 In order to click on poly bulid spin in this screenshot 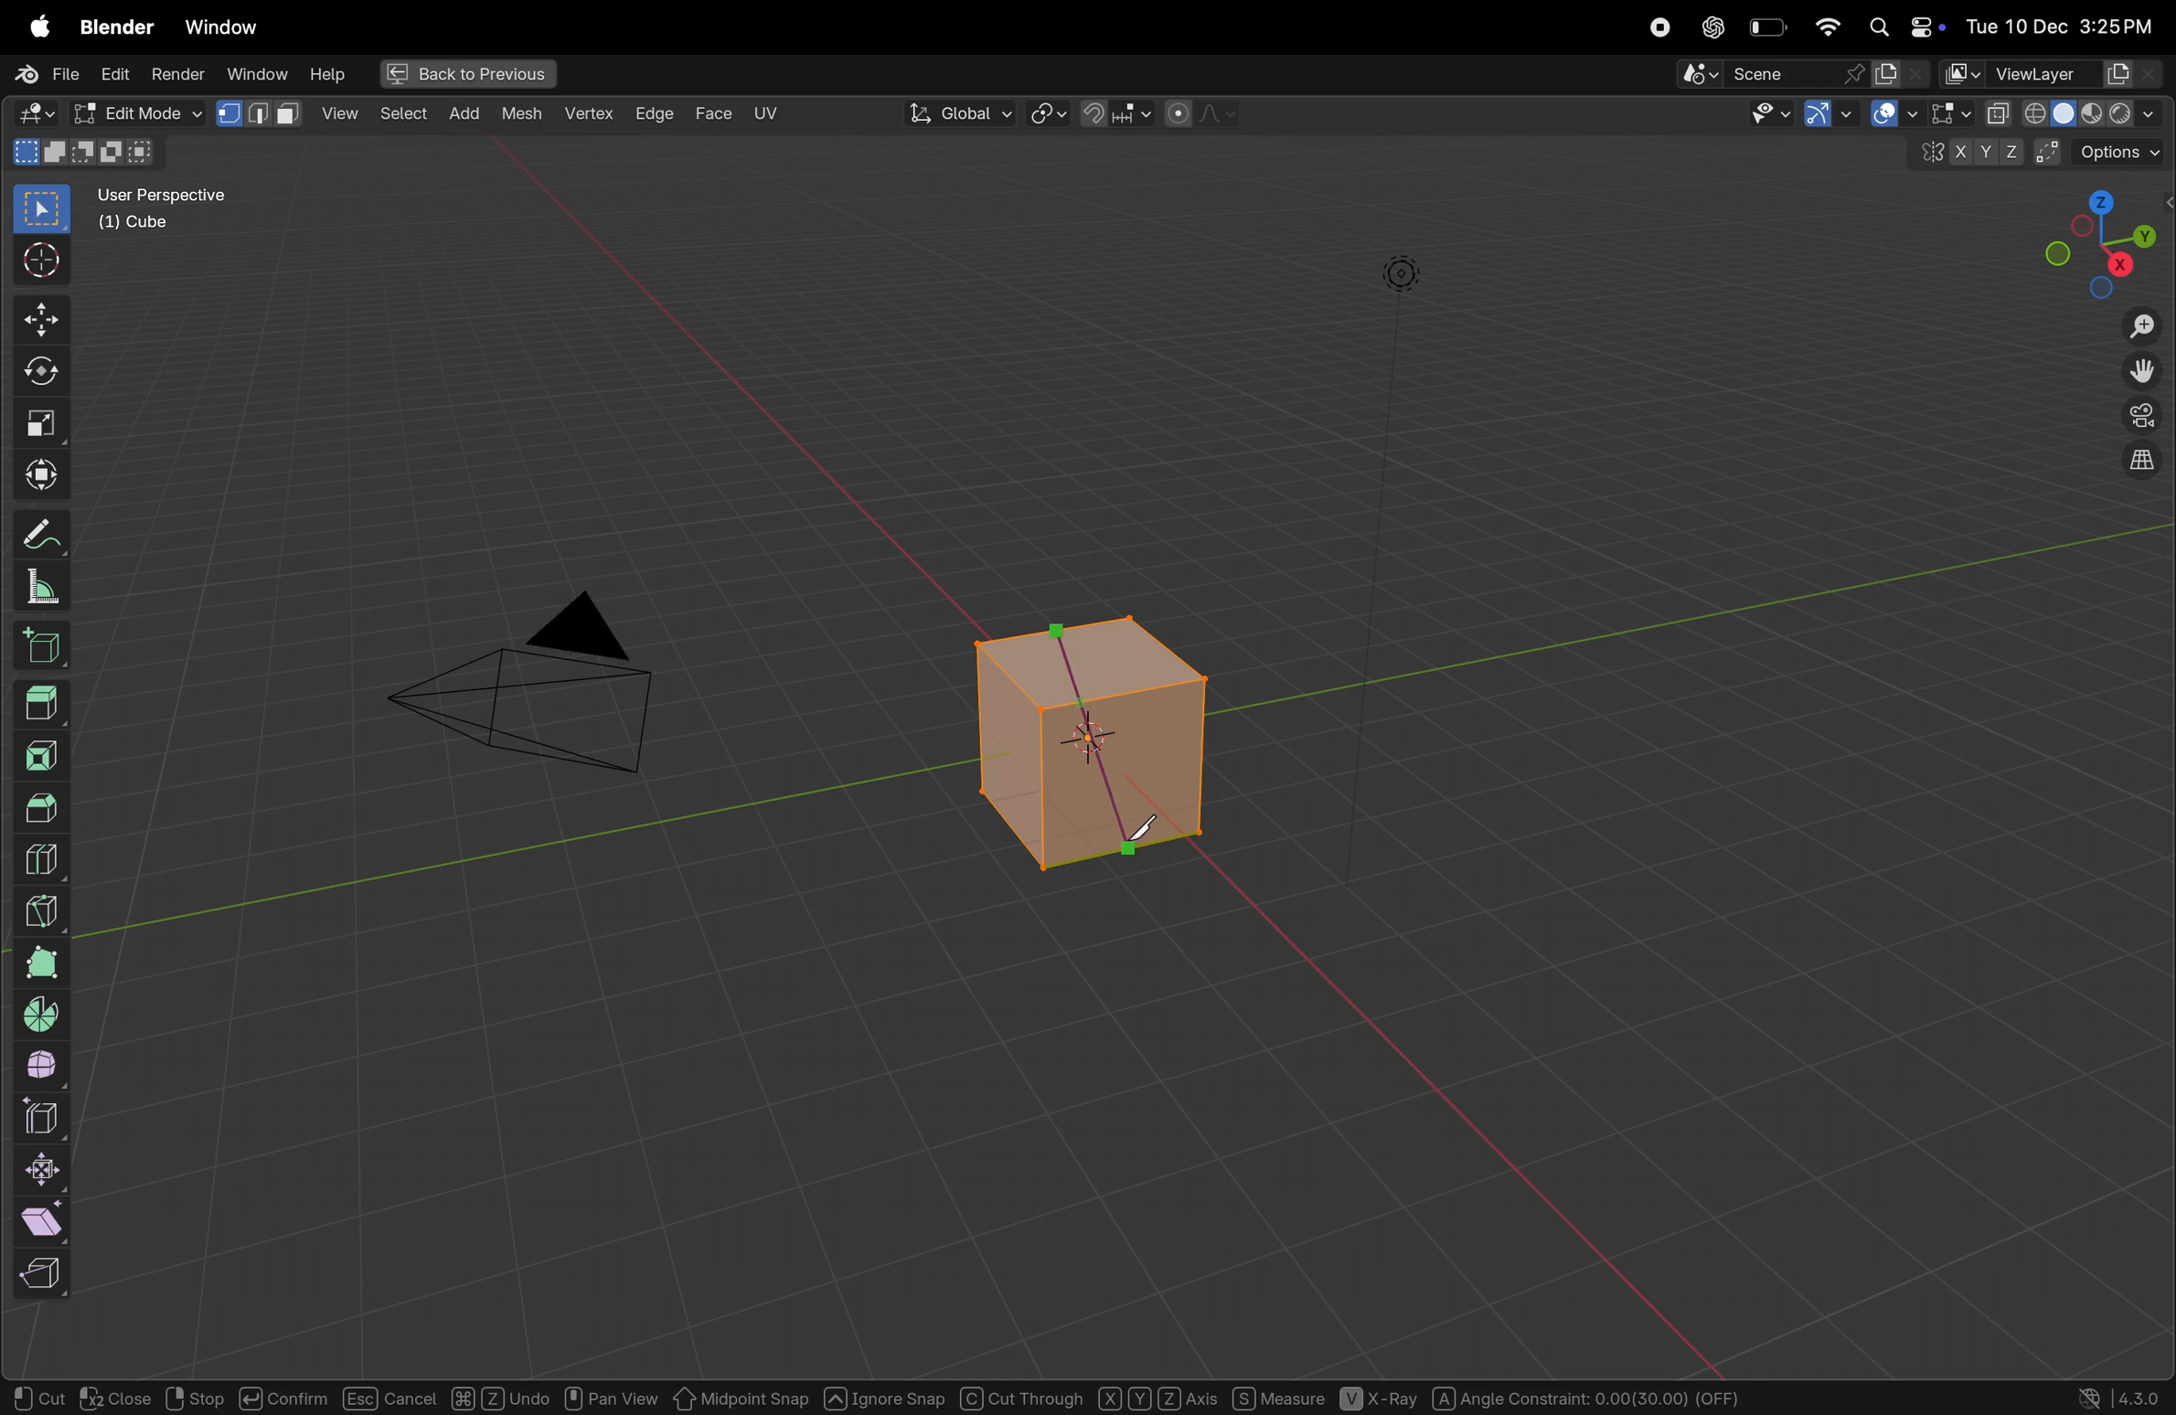, I will do `click(41, 963)`.